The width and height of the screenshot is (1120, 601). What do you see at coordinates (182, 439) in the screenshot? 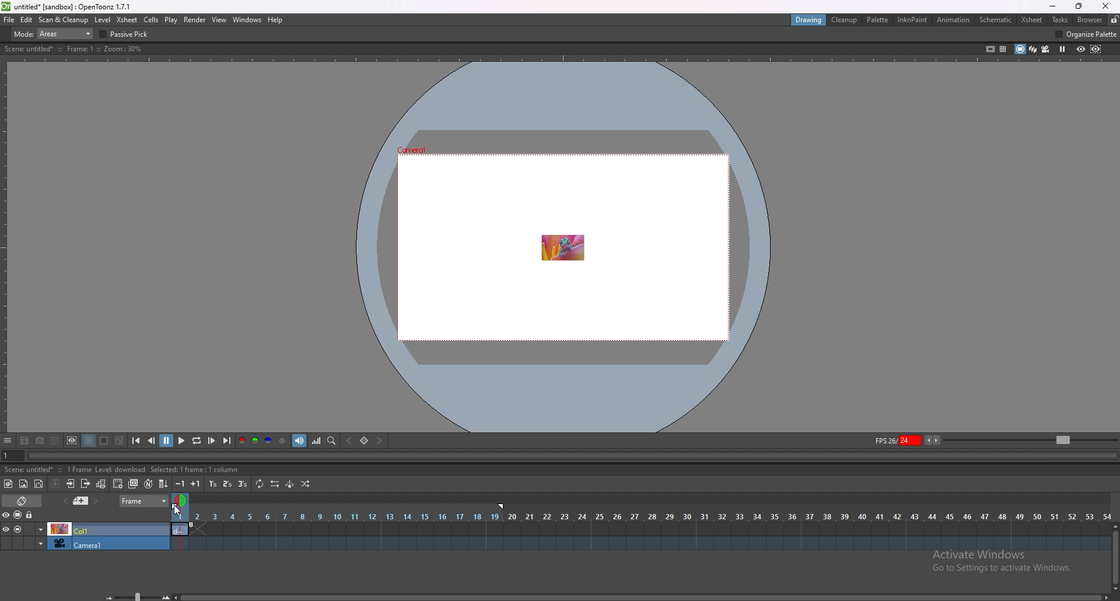
I see `play` at bounding box center [182, 439].